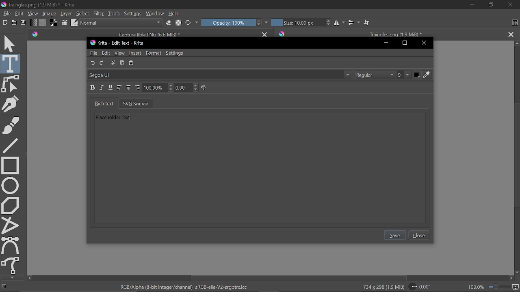 The height and width of the screenshot is (292, 520). I want to click on Capture jible.PNG (6.6 MiB) *, so click(142, 34).